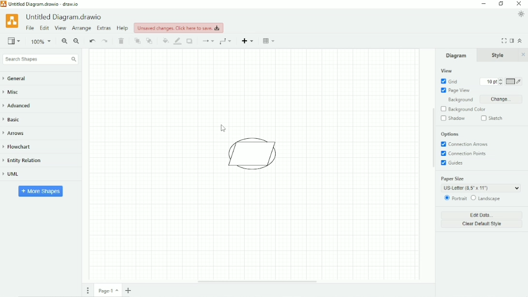  Describe the element at coordinates (454, 163) in the screenshot. I see `Guides` at that location.